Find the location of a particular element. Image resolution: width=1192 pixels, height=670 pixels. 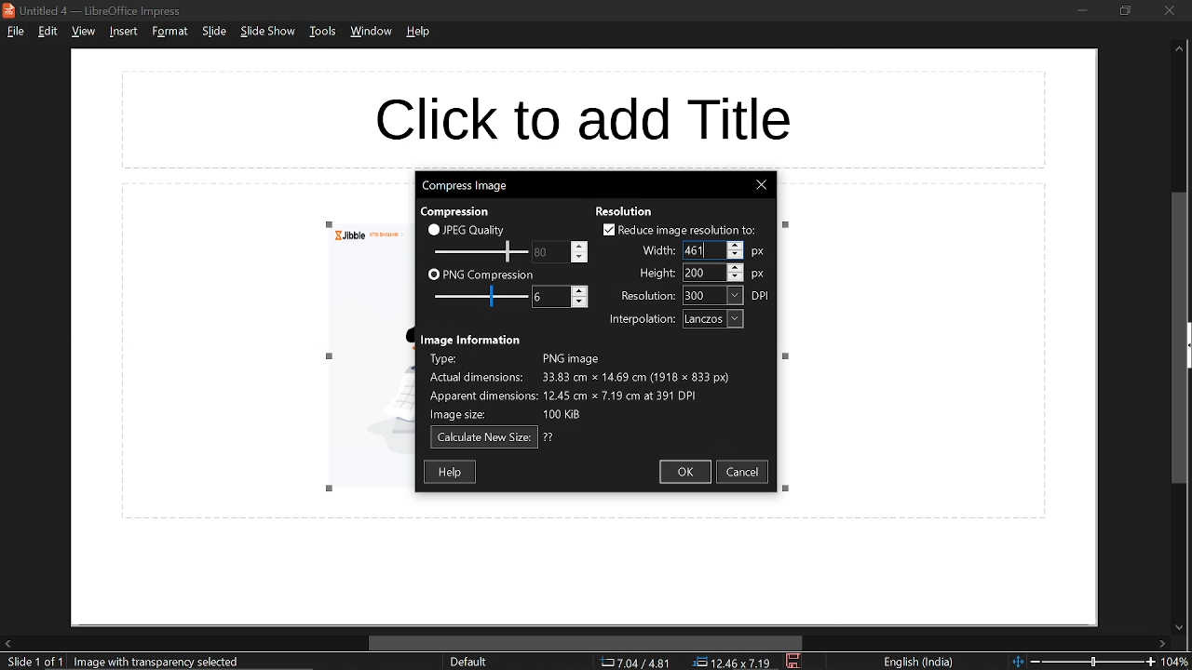

resolution is located at coordinates (713, 296).